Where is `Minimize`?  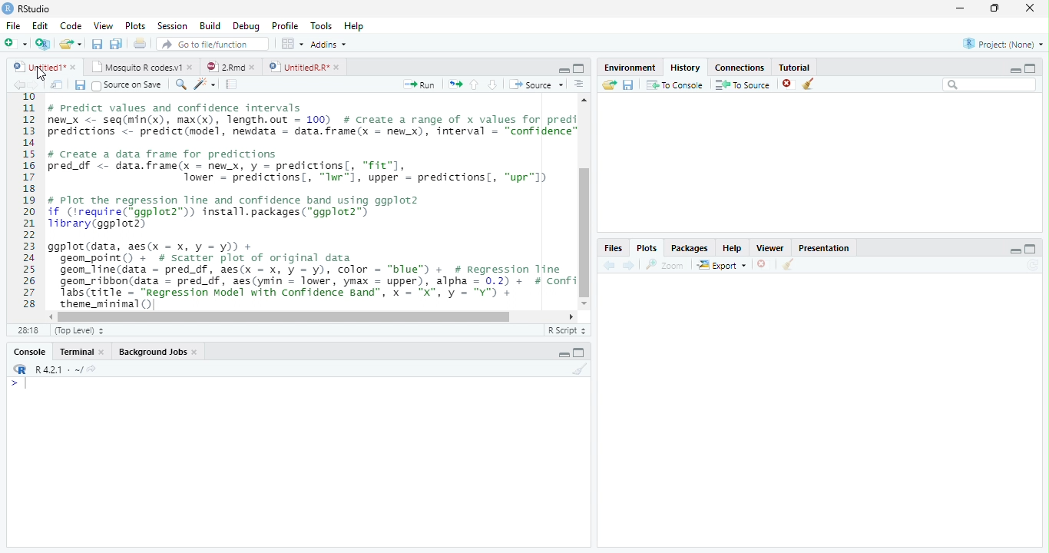
Minimize is located at coordinates (1014, 71).